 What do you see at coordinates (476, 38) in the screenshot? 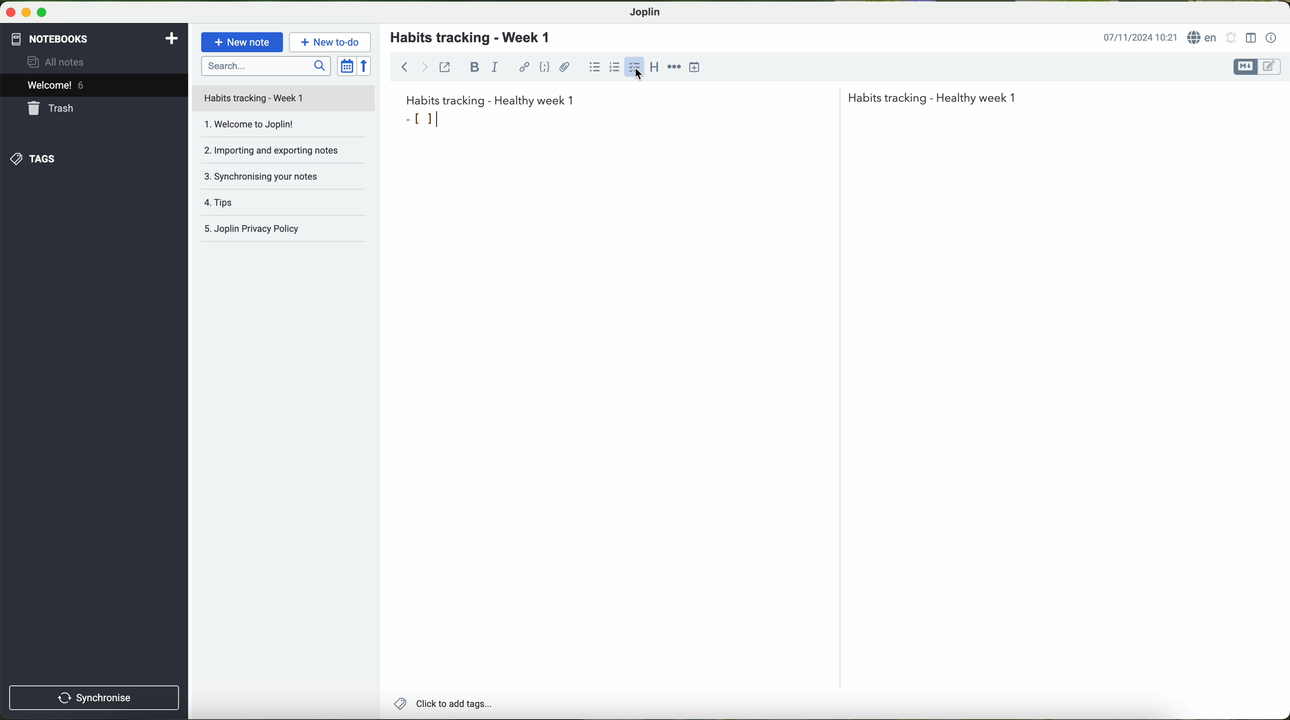
I see `habits tracking - week 1` at bounding box center [476, 38].